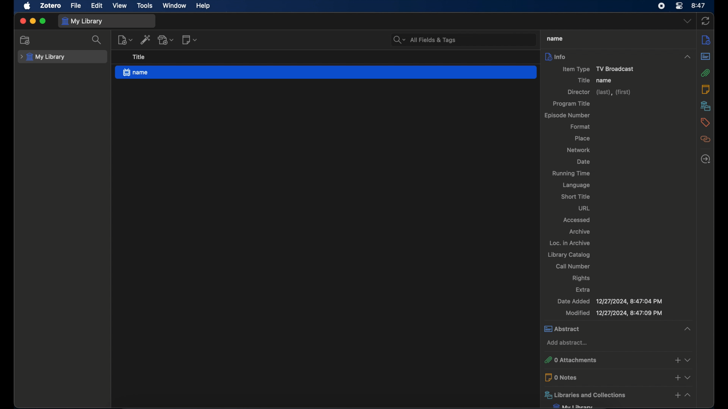 The width and height of the screenshot is (728, 409). I want to click on collapse, so click(687, 54).